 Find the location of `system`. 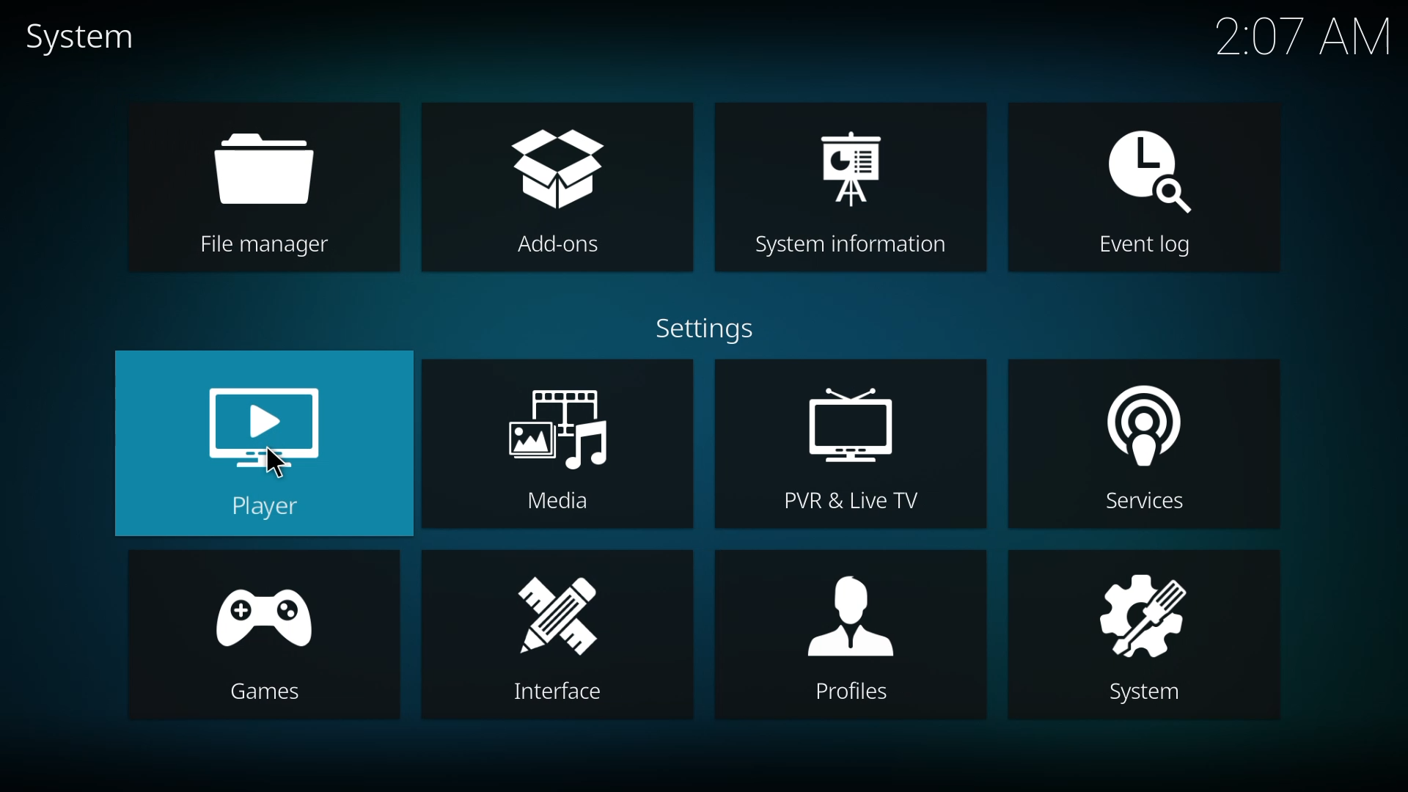

system is located at coordinates (1145, 637).